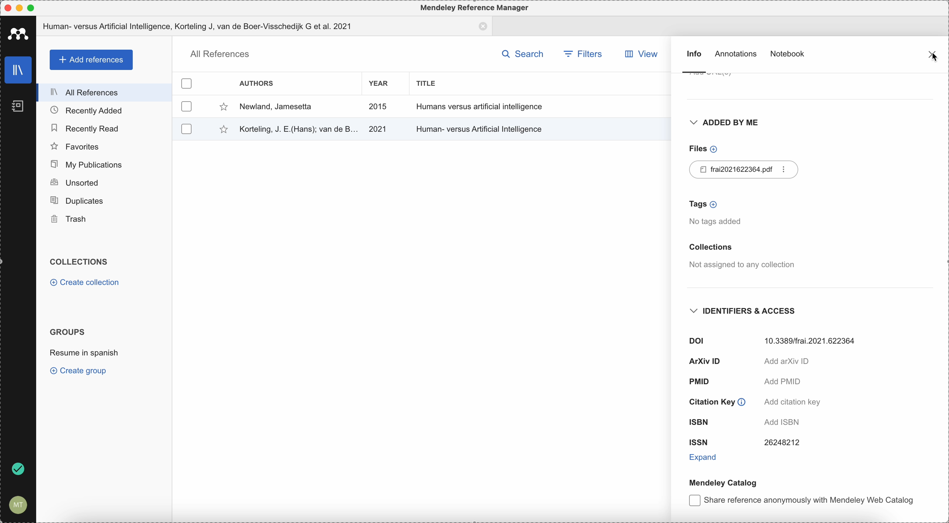  Describe the element at coordinates (105, 146) in the screenshot. I see `favorites` at that location.